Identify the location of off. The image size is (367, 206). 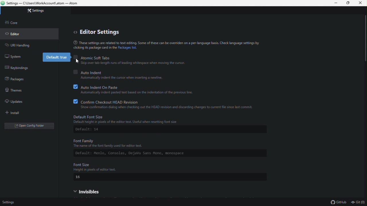
(76, 56).